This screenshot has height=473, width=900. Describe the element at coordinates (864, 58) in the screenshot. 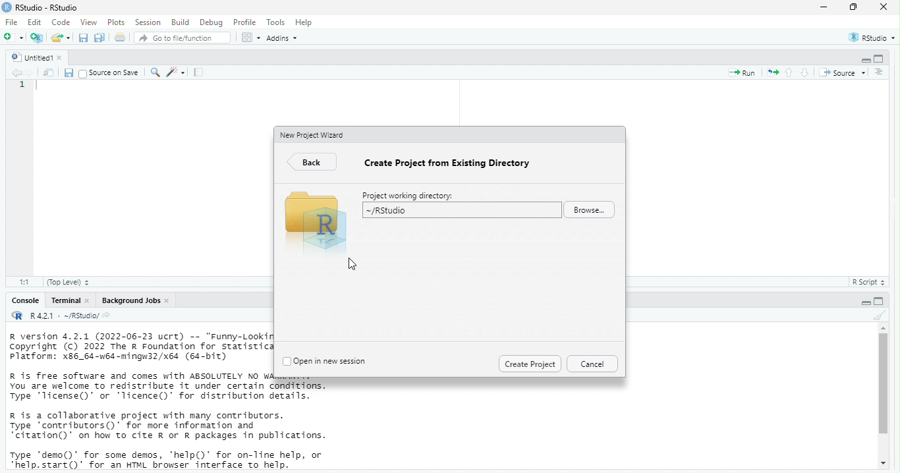

I see `minimize` at that location.